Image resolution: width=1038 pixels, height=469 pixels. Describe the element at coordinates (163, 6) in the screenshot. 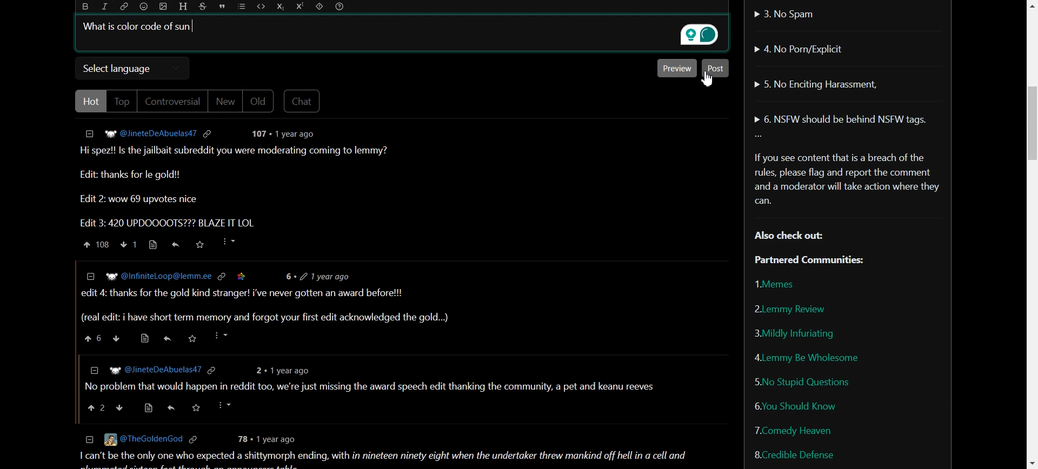

I see `Upload photo` at that location.